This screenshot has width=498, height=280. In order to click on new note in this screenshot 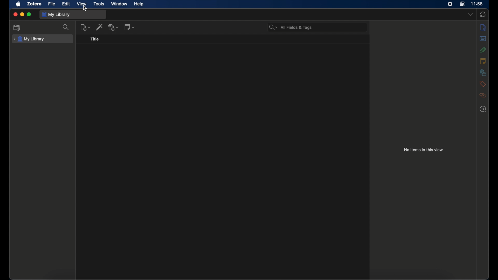, I will do `click(130, 27)`.